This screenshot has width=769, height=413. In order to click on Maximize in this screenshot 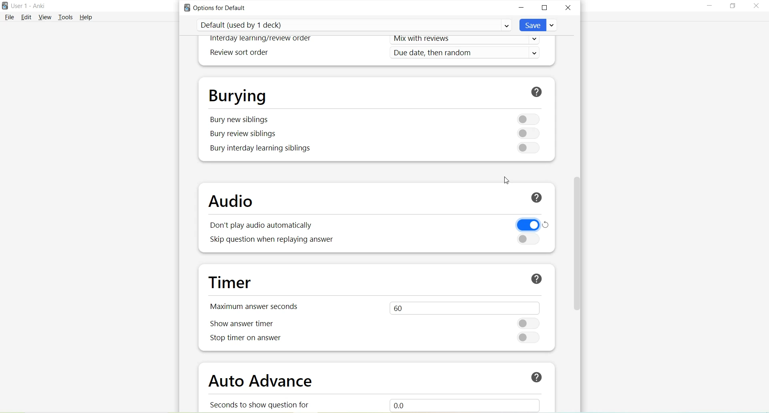, I will do `click(733, 6)`.